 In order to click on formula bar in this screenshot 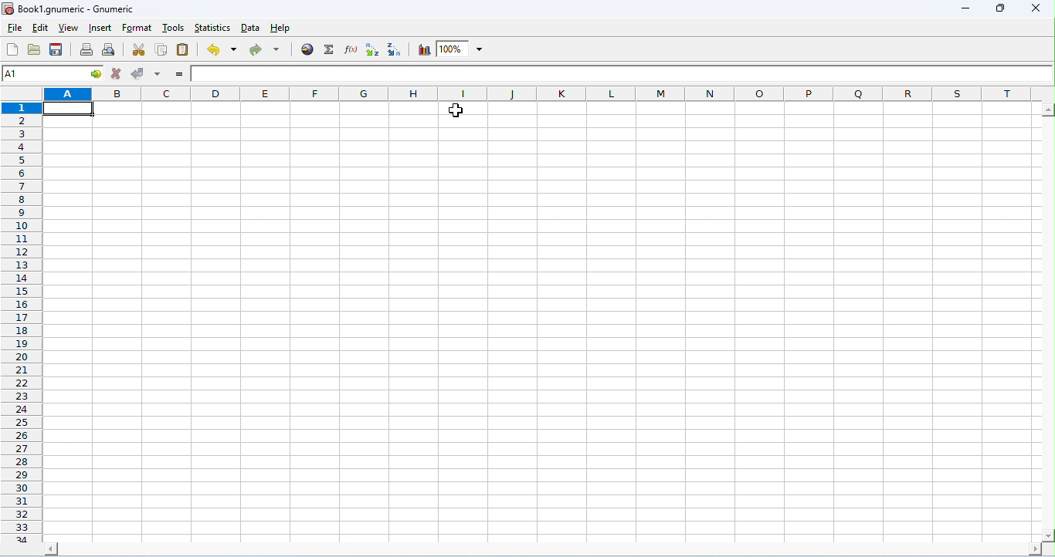, I will do `click(620, 73)`.